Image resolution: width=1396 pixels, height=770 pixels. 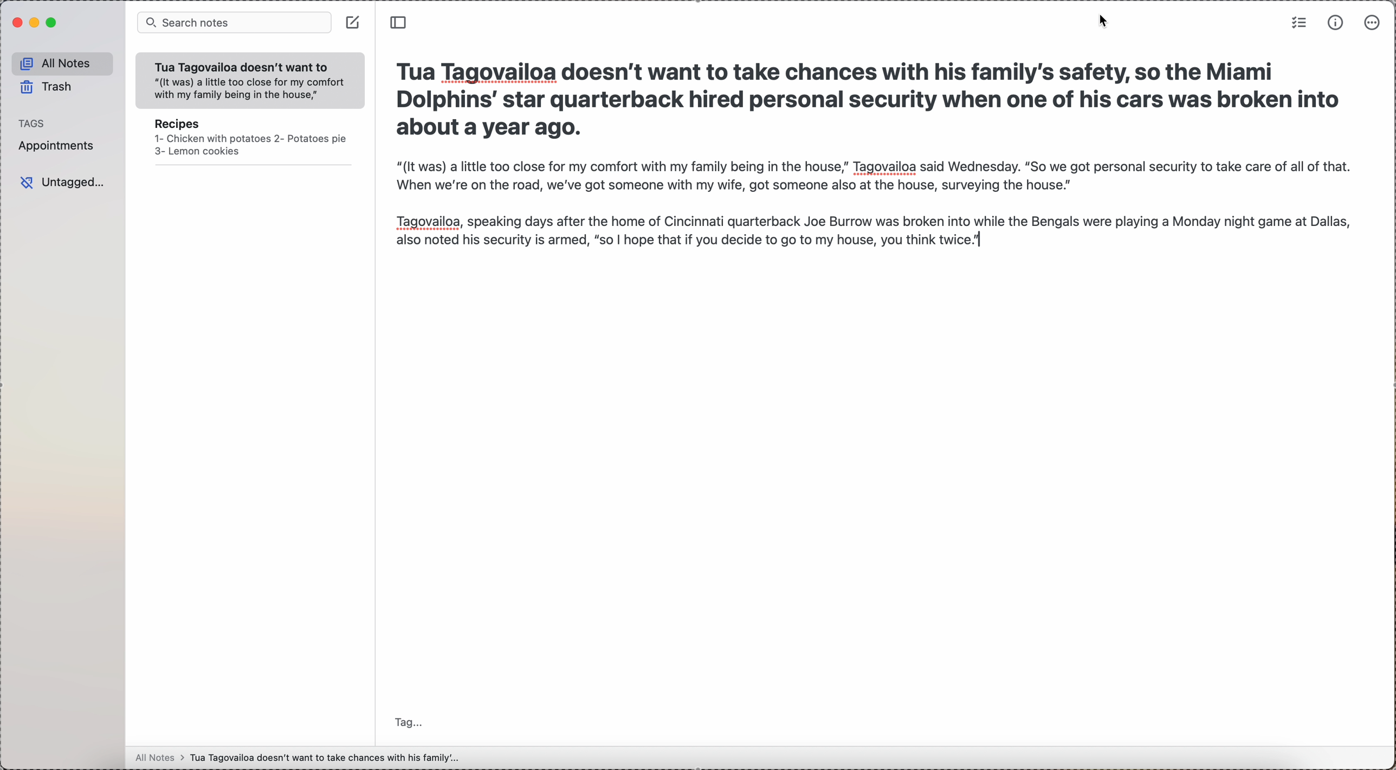 I want to click on minimize app, so click(x=36, y=24).